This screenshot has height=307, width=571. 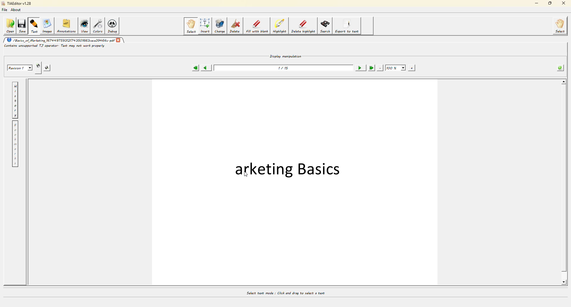 I want to click on close, so click(x=562, y=4).